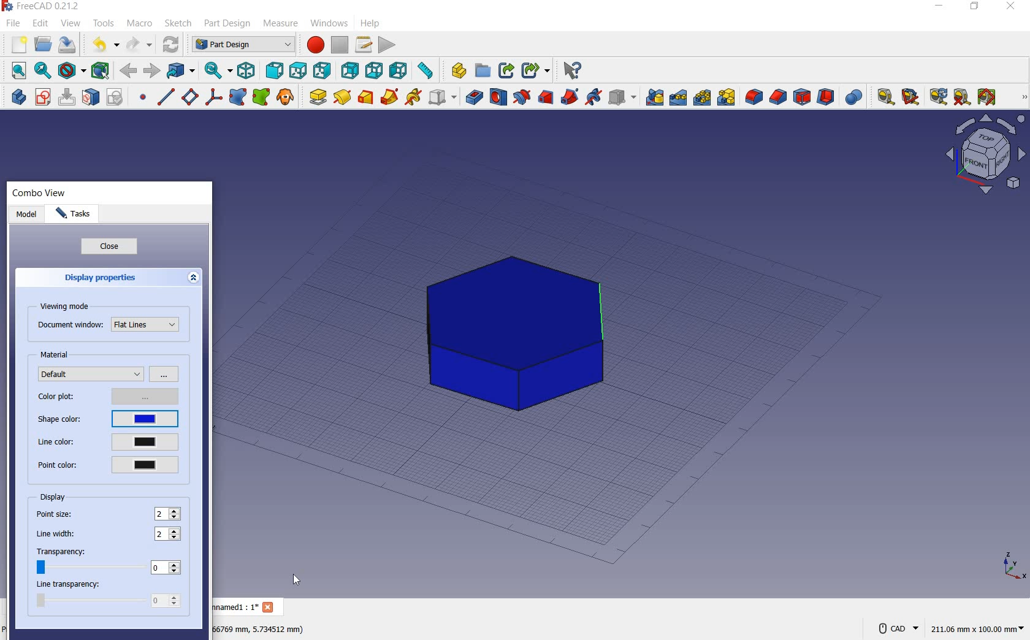  Describe the element at coordinates (622, 97) in the screenshot. I see `create a subtractive primitive` at that location.